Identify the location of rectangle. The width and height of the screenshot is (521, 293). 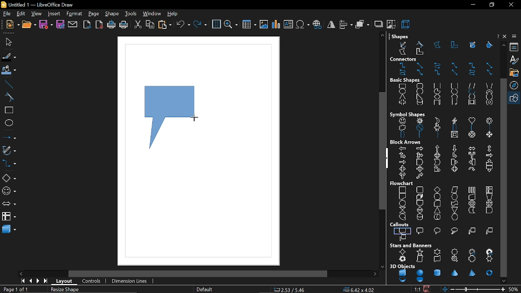
(403, 86).